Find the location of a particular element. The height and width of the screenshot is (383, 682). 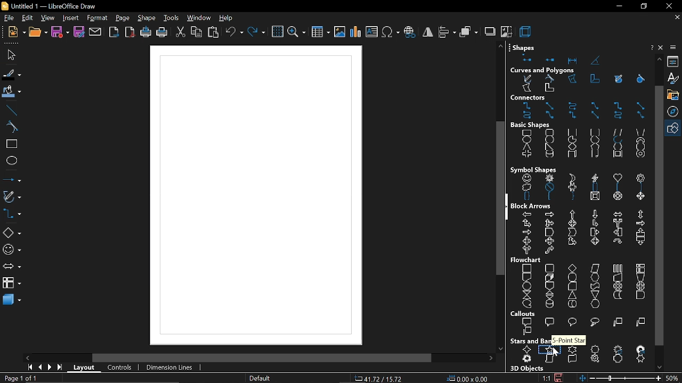

arrange is located at coordinates (469, 32).